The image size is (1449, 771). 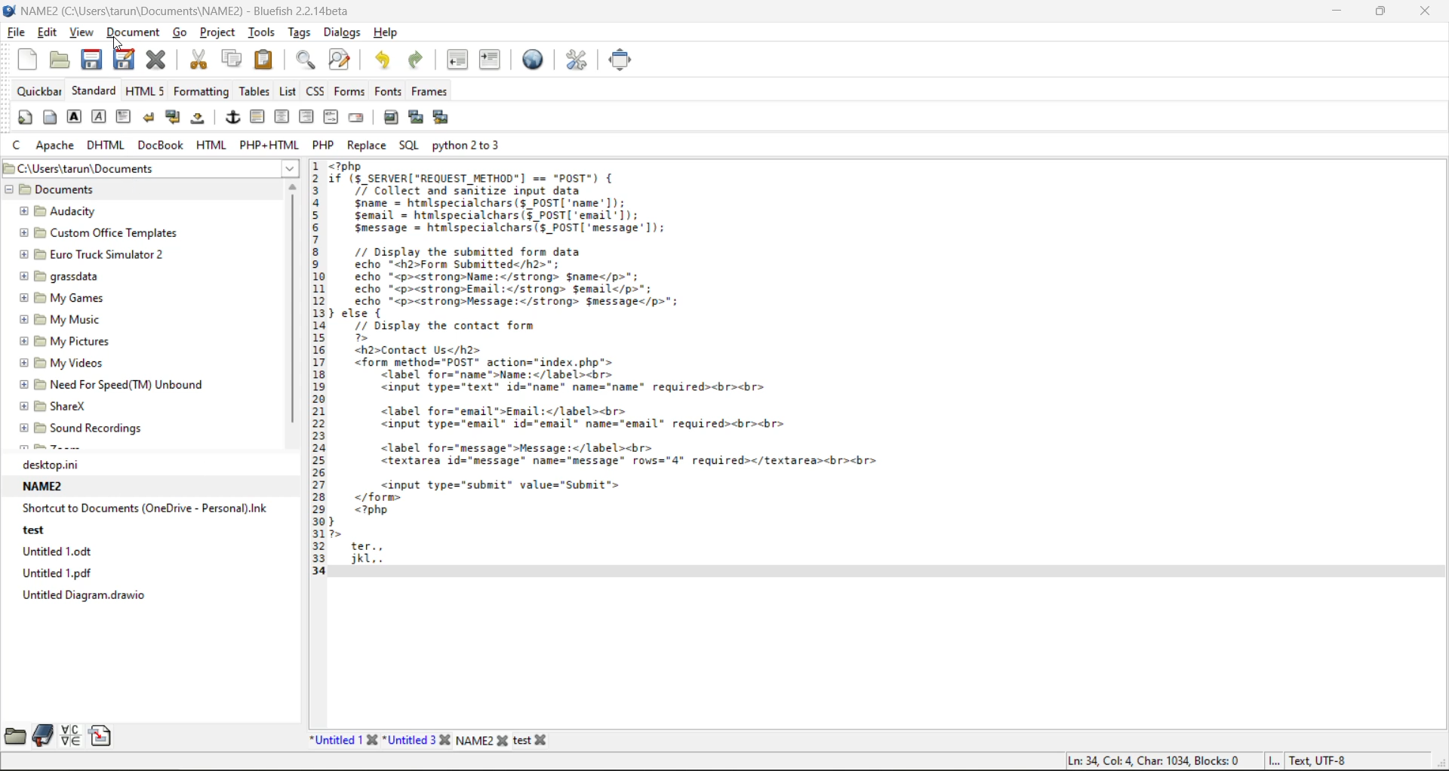 I want to click on view, so click(x=82, y=34).